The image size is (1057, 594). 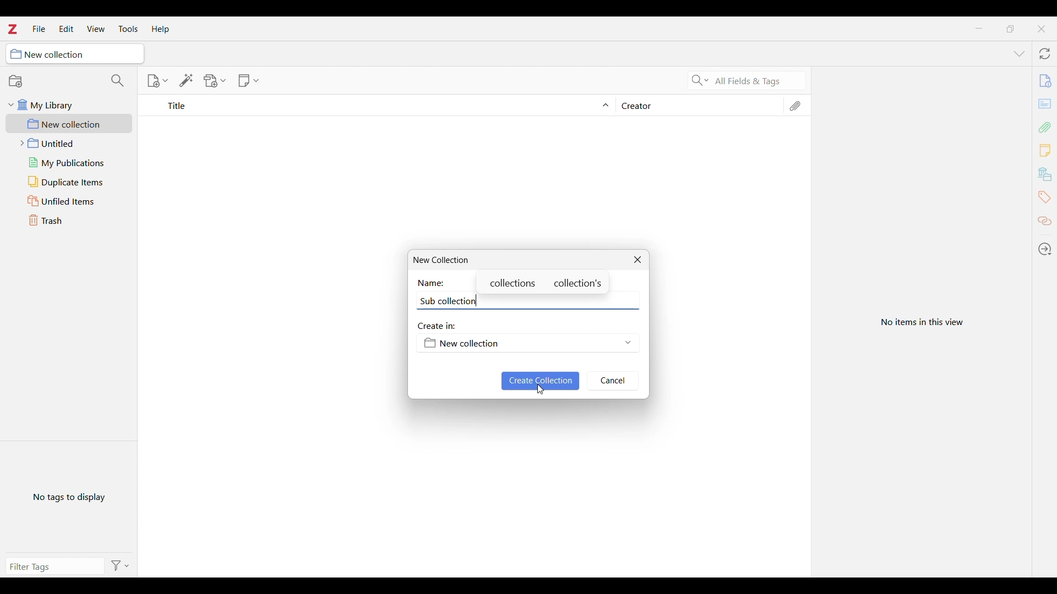 What do you see at coordinates (921, 323) in the screenshot?
I see `View selected item in current folder` at bounding box center [921, 323].